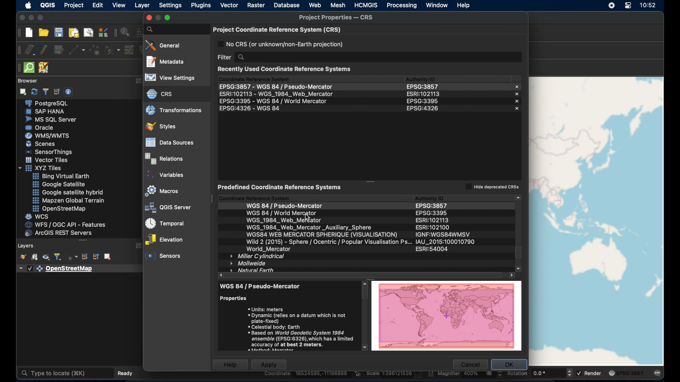 The height and width of the screenshot is (382, 680). Describe the element at coordinates (45, 112) in the screenshot. I see `sap hana` at that location.